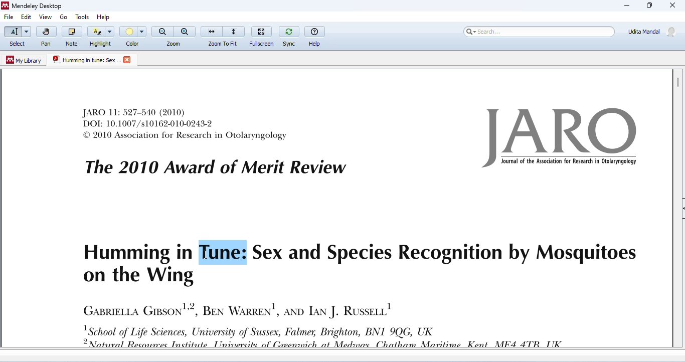 Image resolution: width=685 pixels, height=362 pixels. I want to click on Mendeley Desktop, so click(32, 7).